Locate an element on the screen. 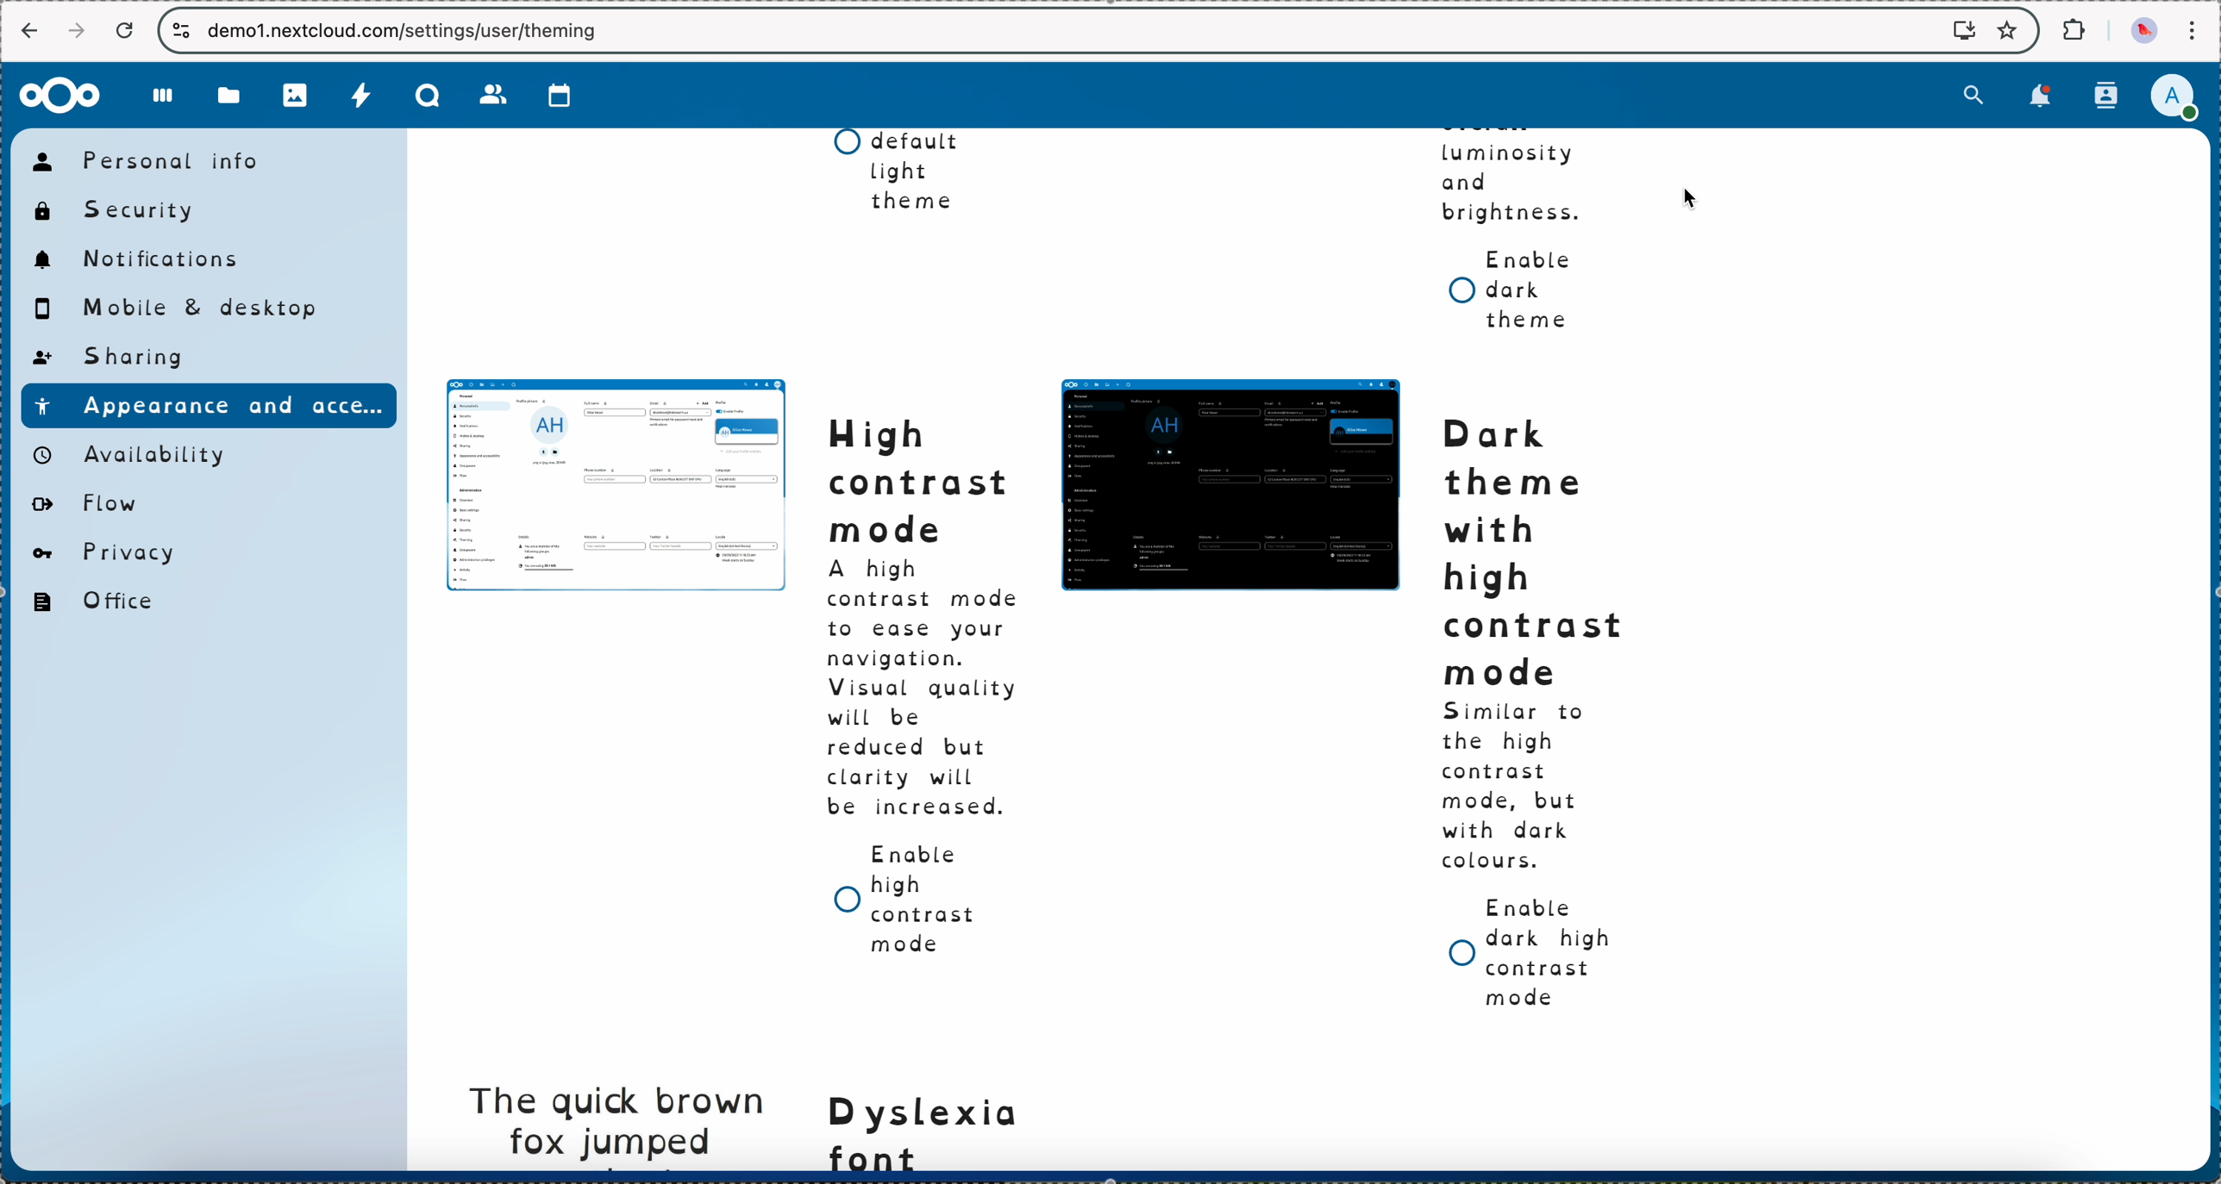 The width and height of the screenshot is (2221, 1184). contacts is located at coordinates (490, 95).